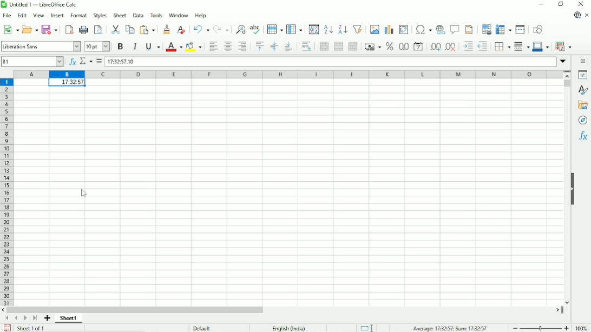 Image resolution: width=591 pixels, height=332 pixels. I want to click on Show draw functions , so click(539, 29).